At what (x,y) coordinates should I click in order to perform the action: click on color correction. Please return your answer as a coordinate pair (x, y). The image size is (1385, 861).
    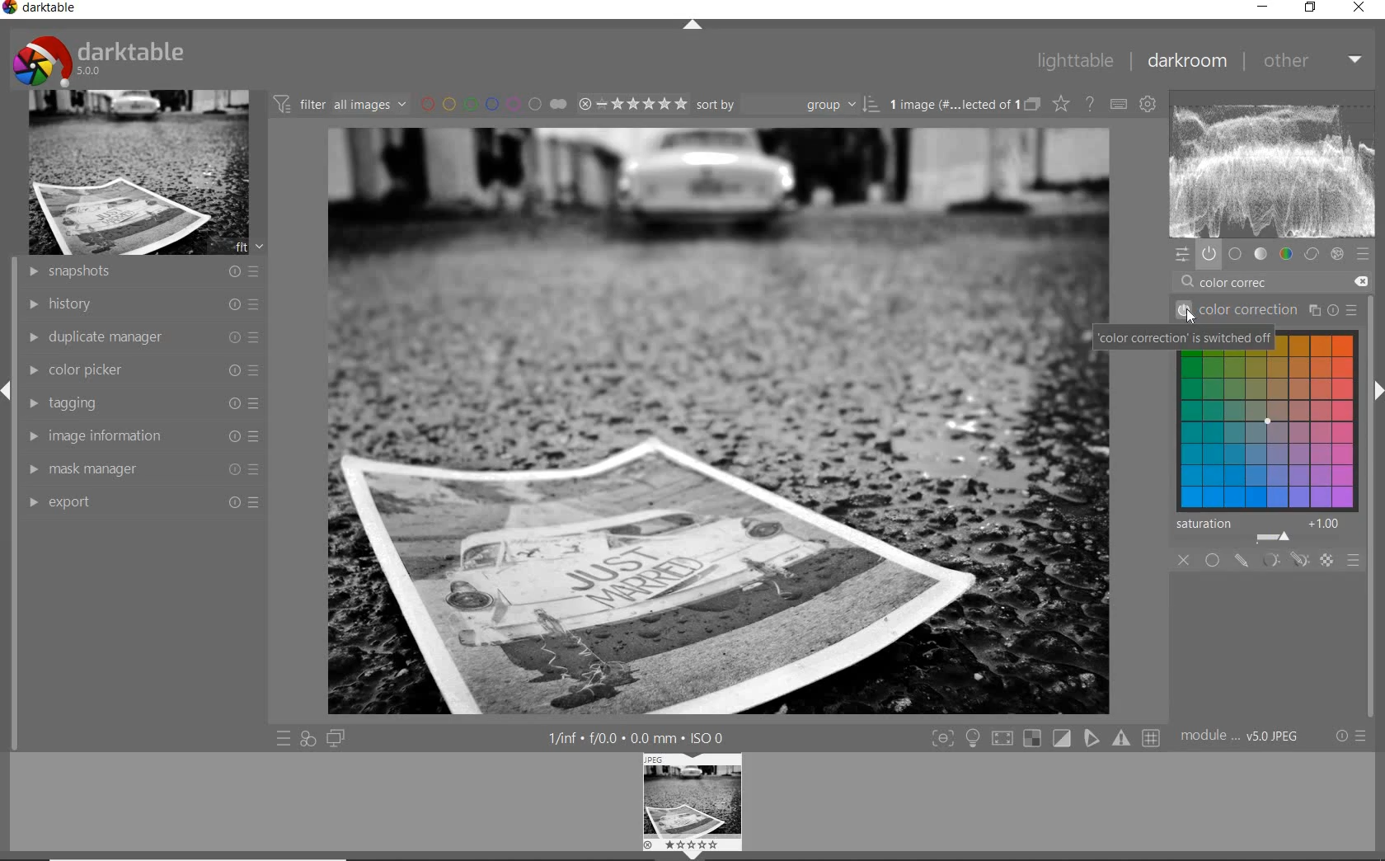
    Looking at the image, I should click on (1281, 312).